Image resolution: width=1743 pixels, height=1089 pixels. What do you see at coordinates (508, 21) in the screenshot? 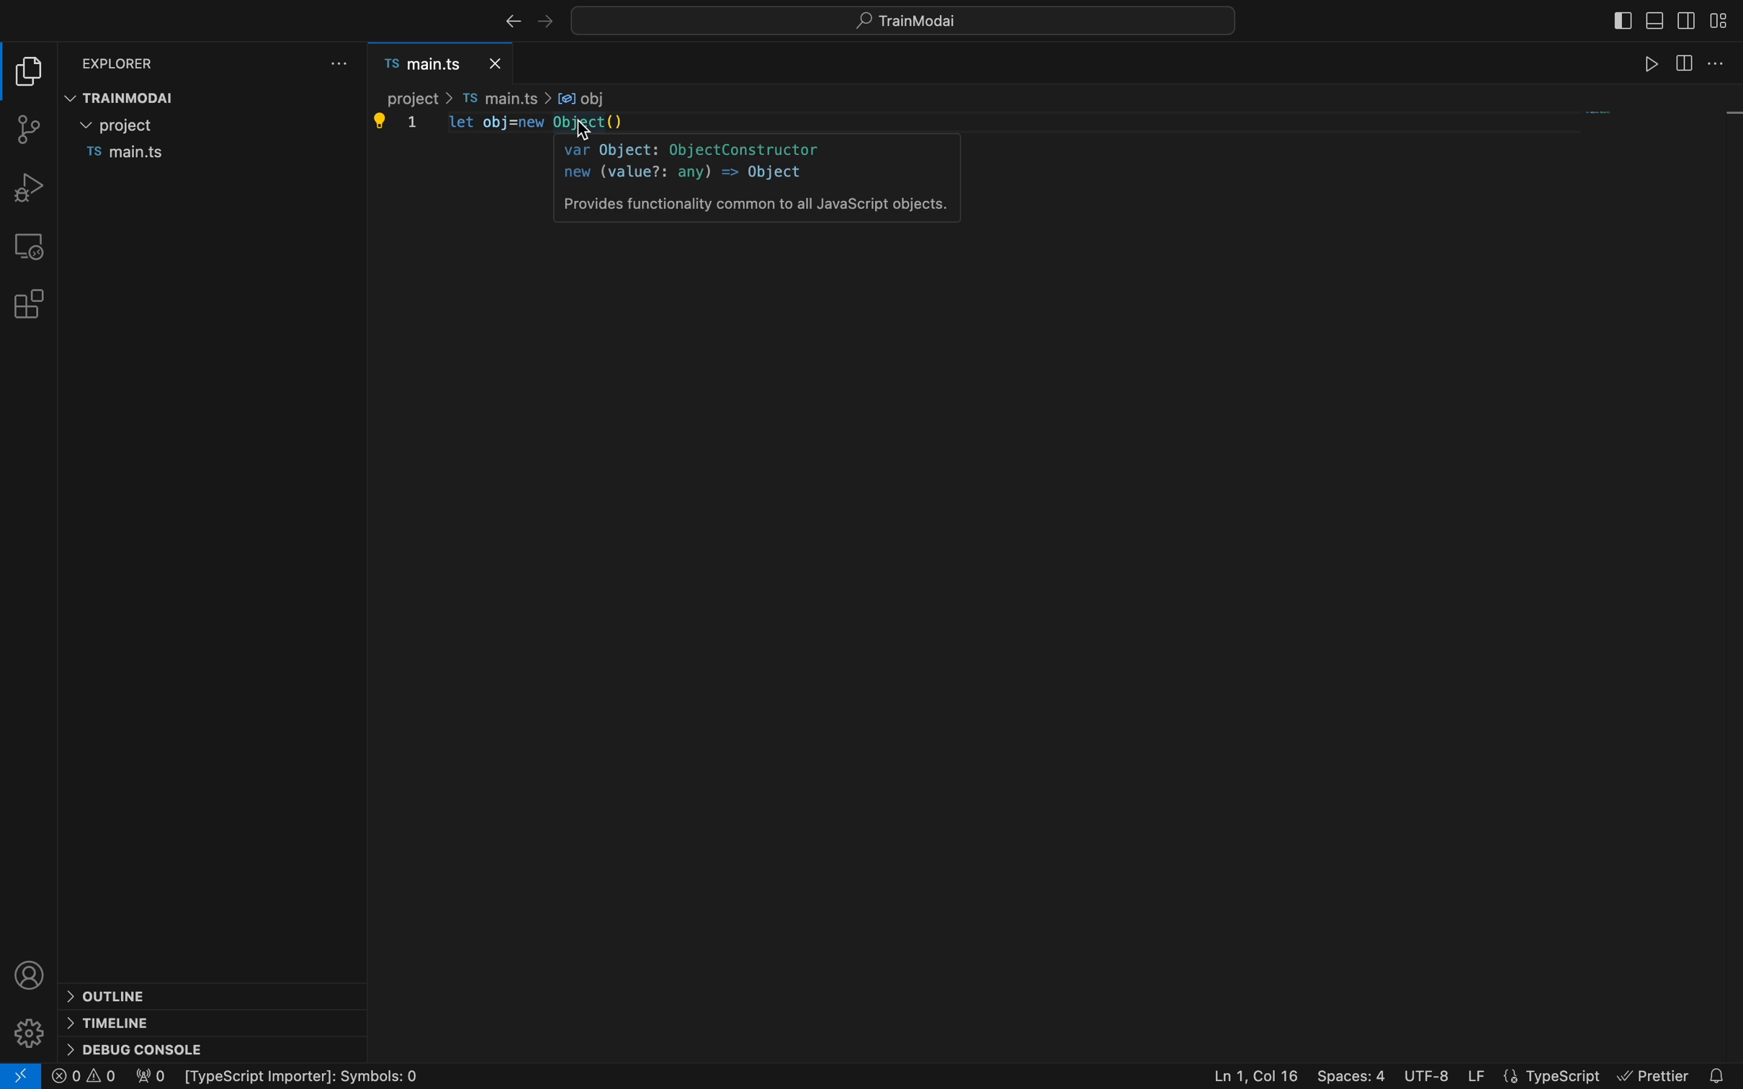
I see `right arrow` at bounding box center [508, 21].